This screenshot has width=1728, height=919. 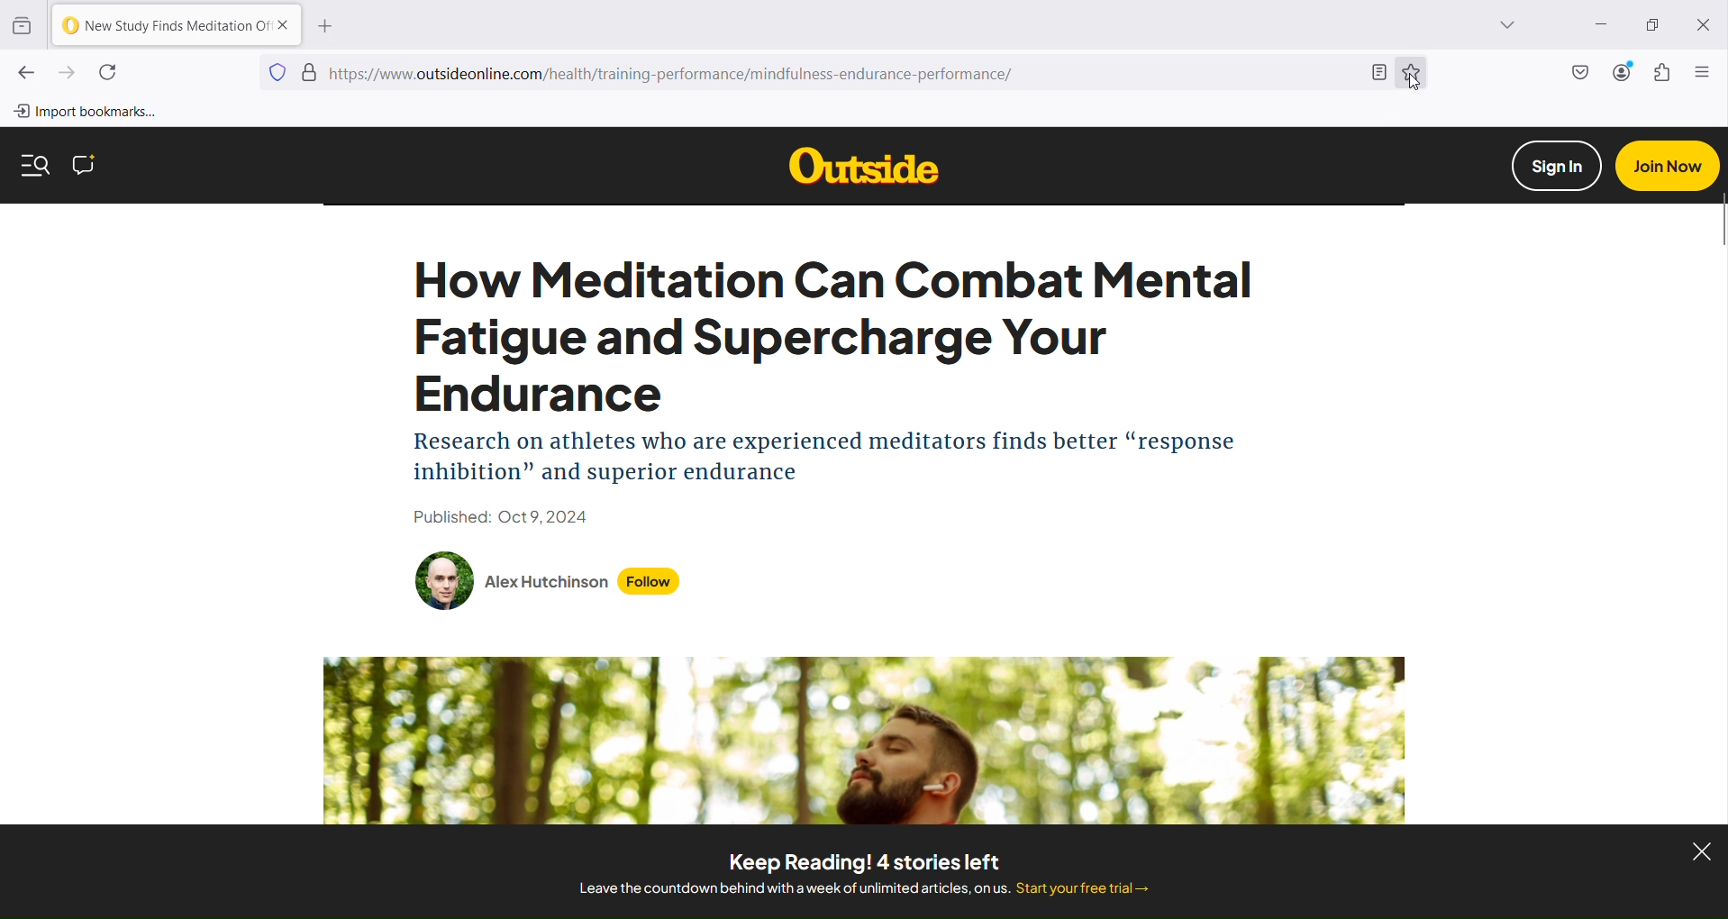 What do you see at coordinates (862, 872) in the screenshot?
I see `Text` at bounding box center [862, 872].